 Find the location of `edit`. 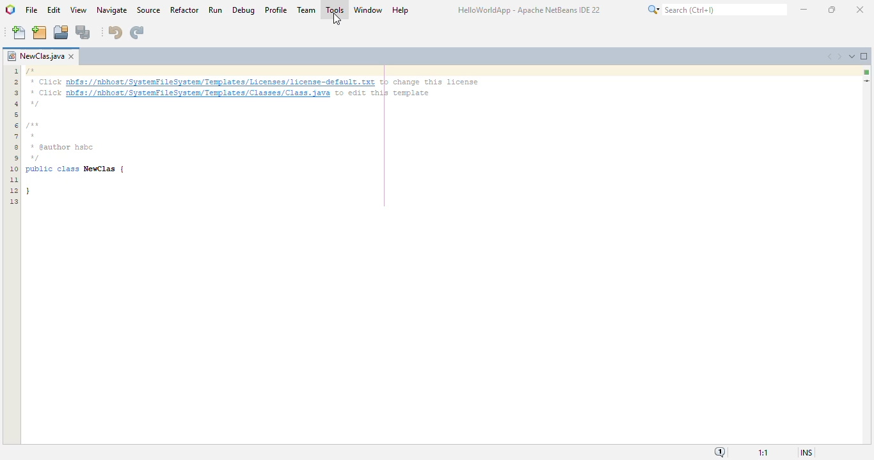

edit is located at coordinates (54, 10).